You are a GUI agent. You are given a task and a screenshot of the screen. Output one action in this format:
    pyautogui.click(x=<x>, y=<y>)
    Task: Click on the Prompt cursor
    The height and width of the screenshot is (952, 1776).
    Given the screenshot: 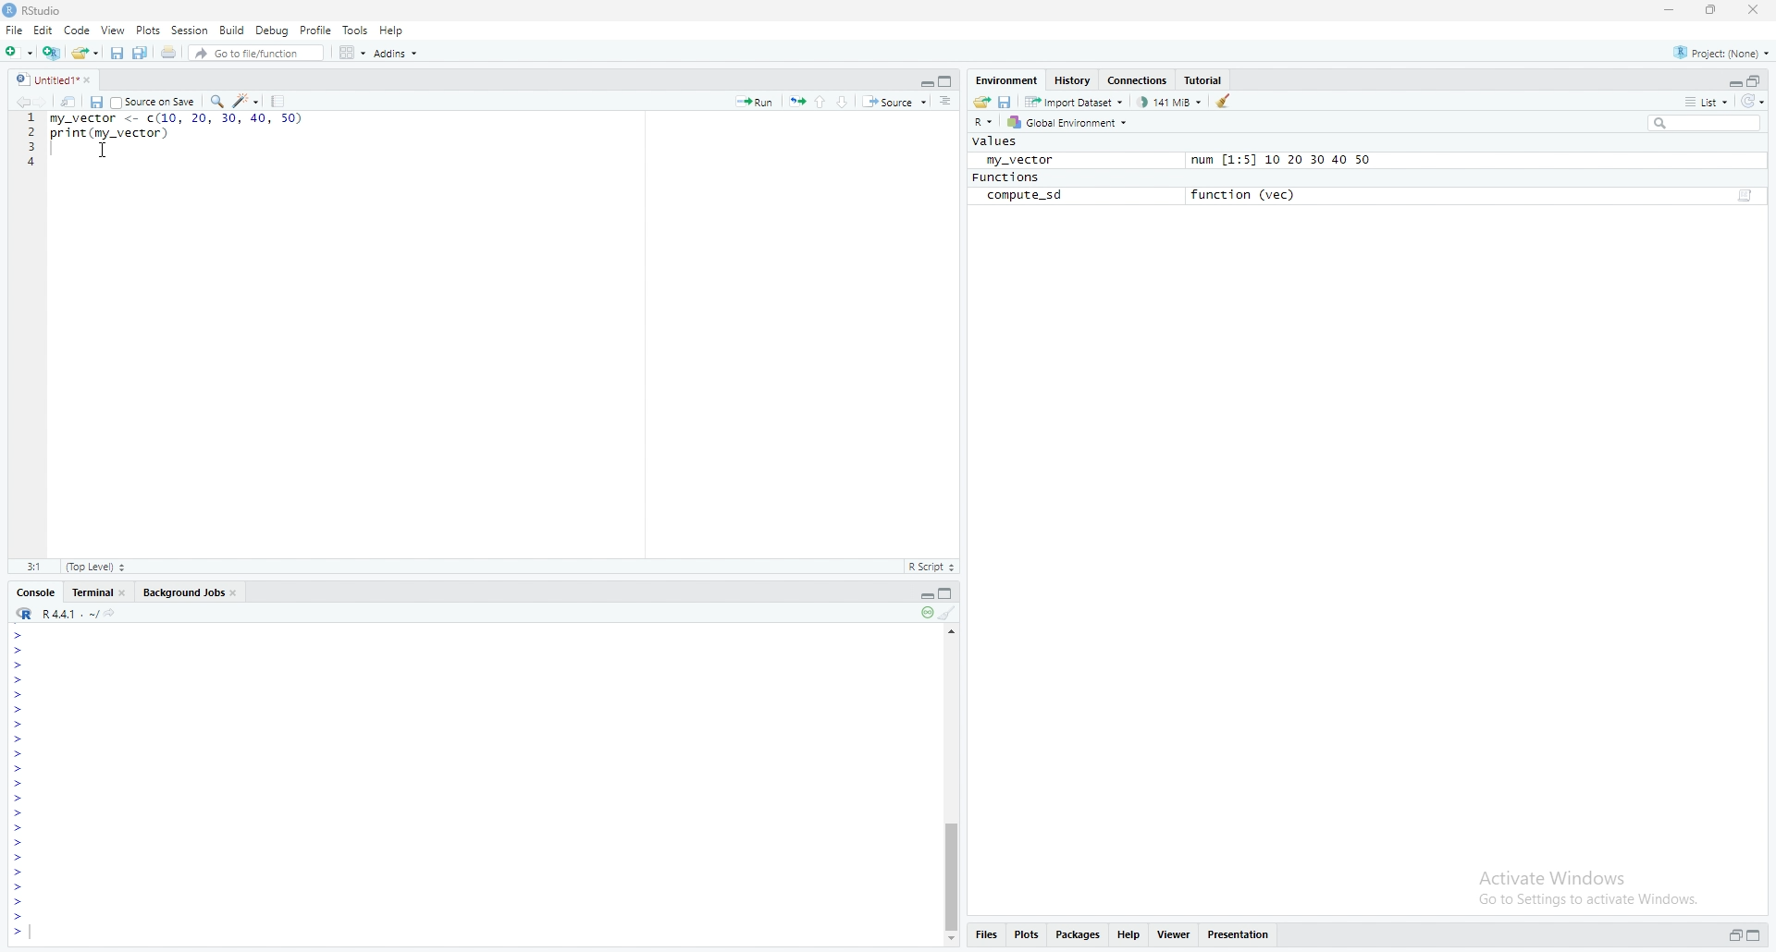 What is the action you would take?
    pyautogui.click(x=21, y=814)
    